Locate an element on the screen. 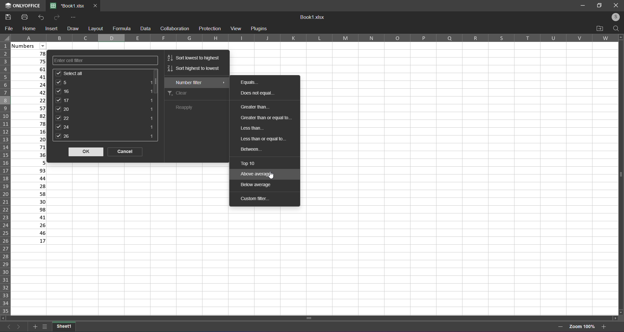 The width and height of the screenshot is (624, 332). 17 is located at coordinates (106, 100).